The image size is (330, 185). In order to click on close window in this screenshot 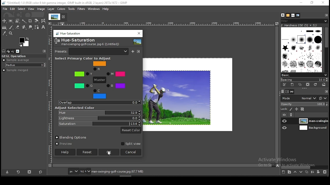, I will do `click(138, 34)`.